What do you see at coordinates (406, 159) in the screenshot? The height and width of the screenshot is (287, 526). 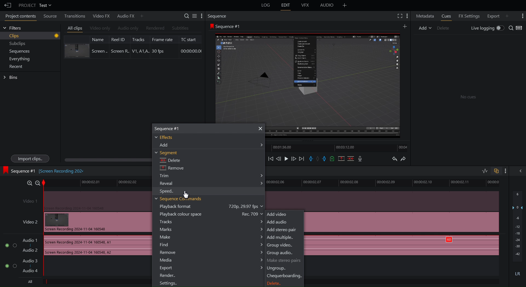 I see `Redo` at bounding box center [406, 159].